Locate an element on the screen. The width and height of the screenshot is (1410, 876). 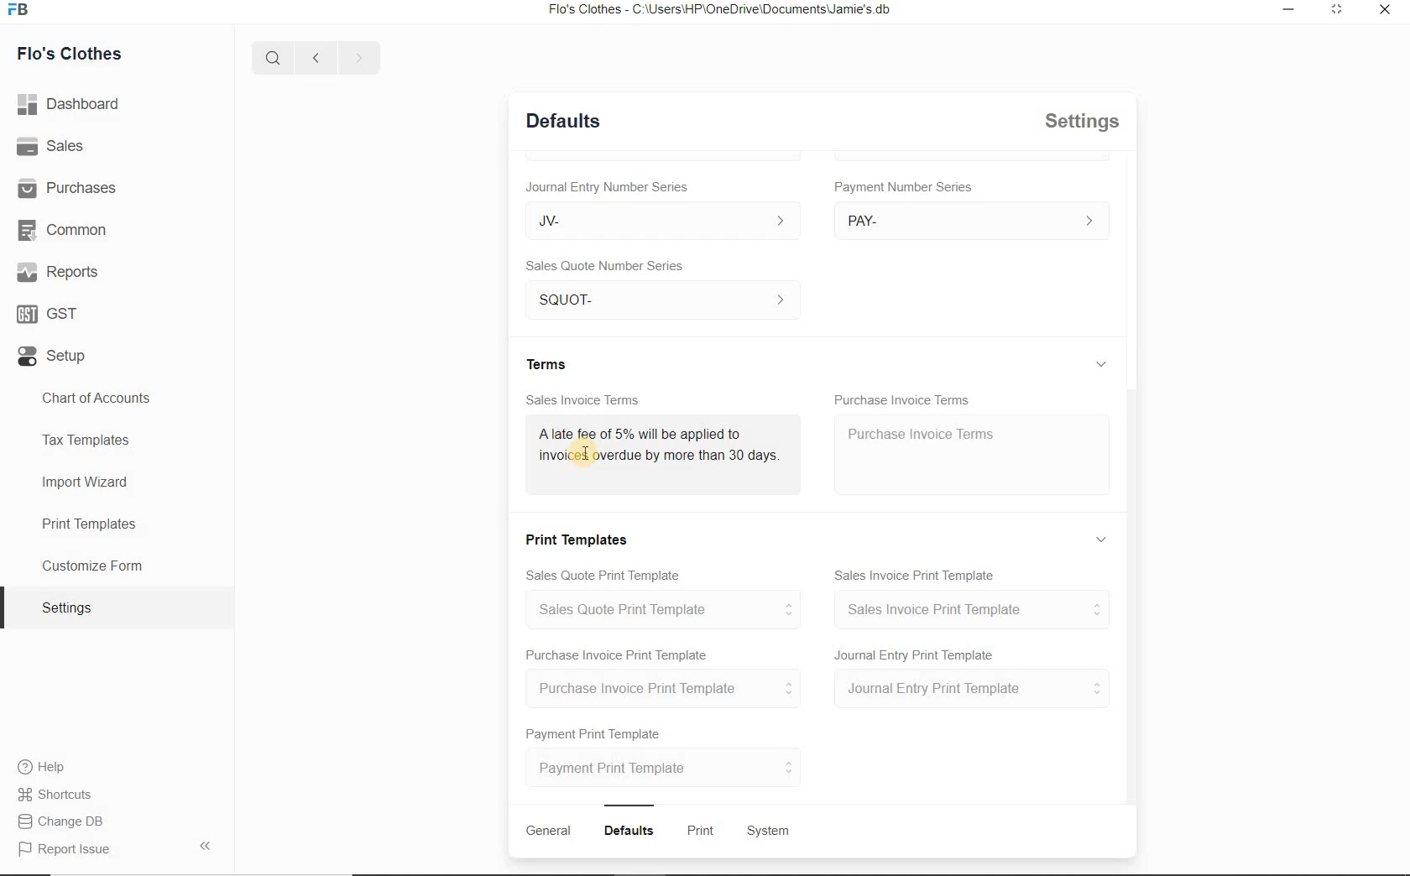
Purchases is located at coordinates (70, 188).